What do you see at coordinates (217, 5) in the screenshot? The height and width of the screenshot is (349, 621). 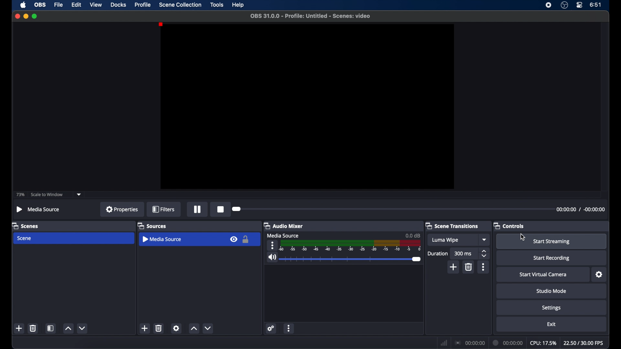 I see `tools` at bounding box center [217, 5].